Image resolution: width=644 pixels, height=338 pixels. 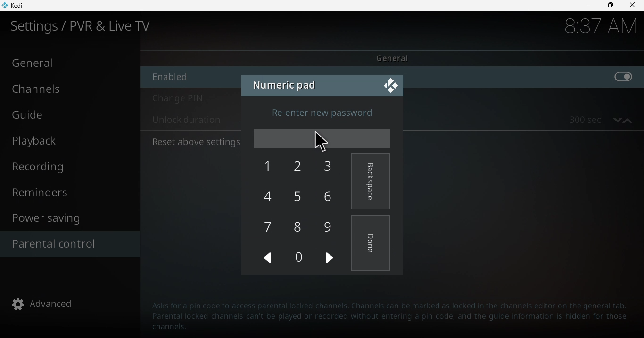 What do you see at coordinates (389, 85) in the screenshot?
I see `Close` at bounding box center [389, 85].